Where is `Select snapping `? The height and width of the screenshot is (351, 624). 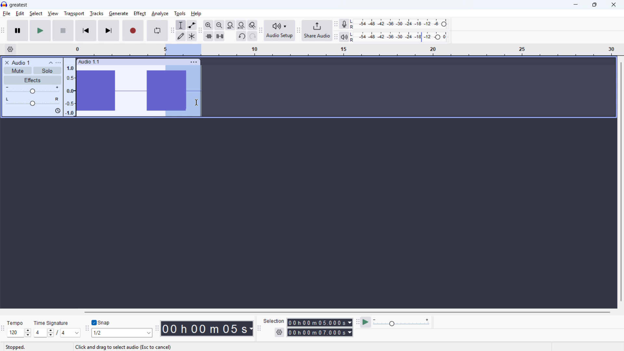 Select snapping  is located at coordinates (122, 332).